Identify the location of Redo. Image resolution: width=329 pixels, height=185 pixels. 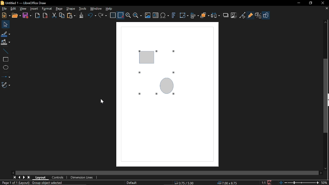
(103, 16).